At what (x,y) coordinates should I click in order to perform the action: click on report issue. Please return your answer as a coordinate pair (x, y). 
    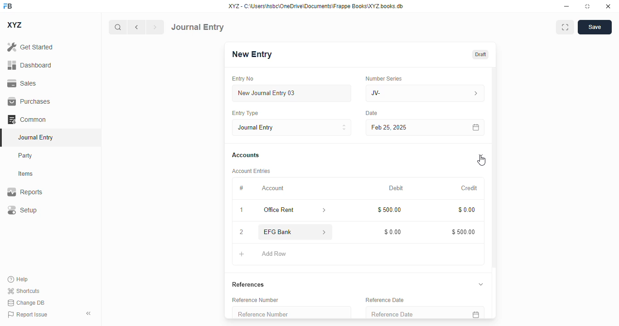
    Looking at the image, I should click on (28, 315).